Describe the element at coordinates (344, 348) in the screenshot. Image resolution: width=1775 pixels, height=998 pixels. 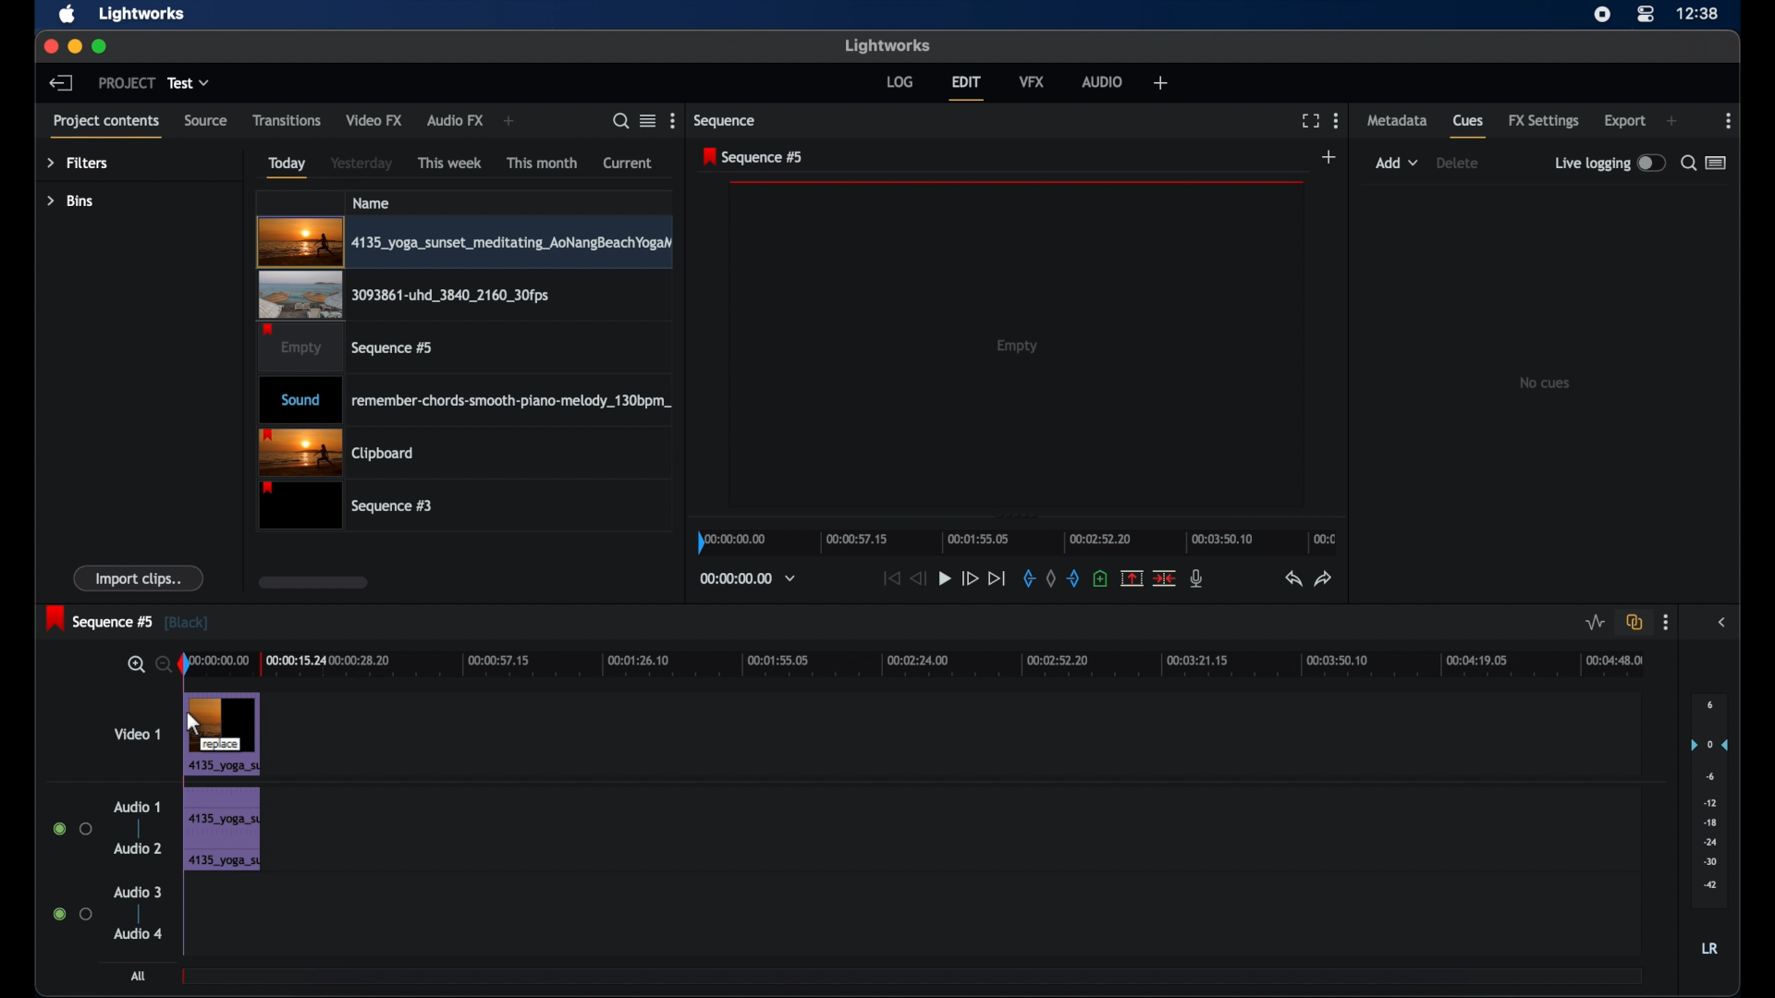
I see `video clip` at that location.